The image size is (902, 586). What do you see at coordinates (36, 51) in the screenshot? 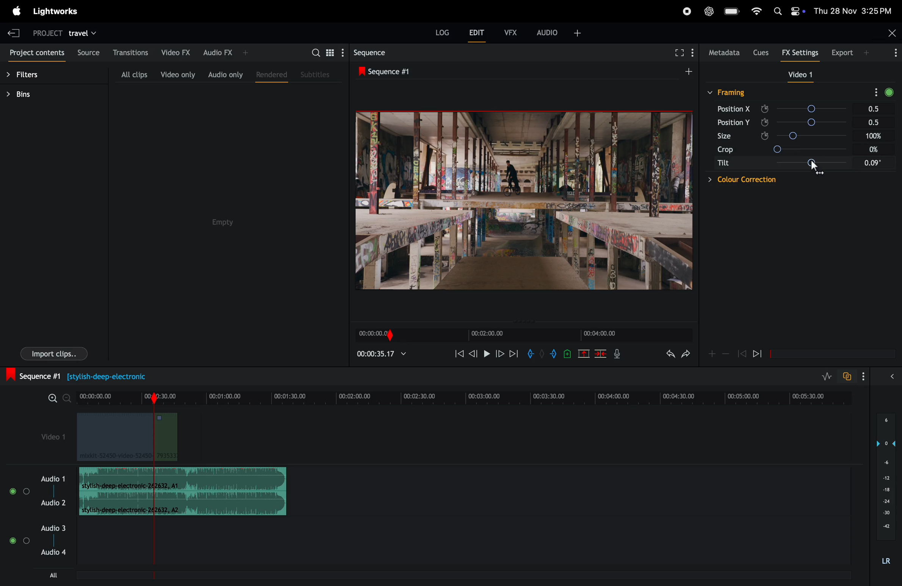
I see `projects contents` at bounding box center [36, 51].